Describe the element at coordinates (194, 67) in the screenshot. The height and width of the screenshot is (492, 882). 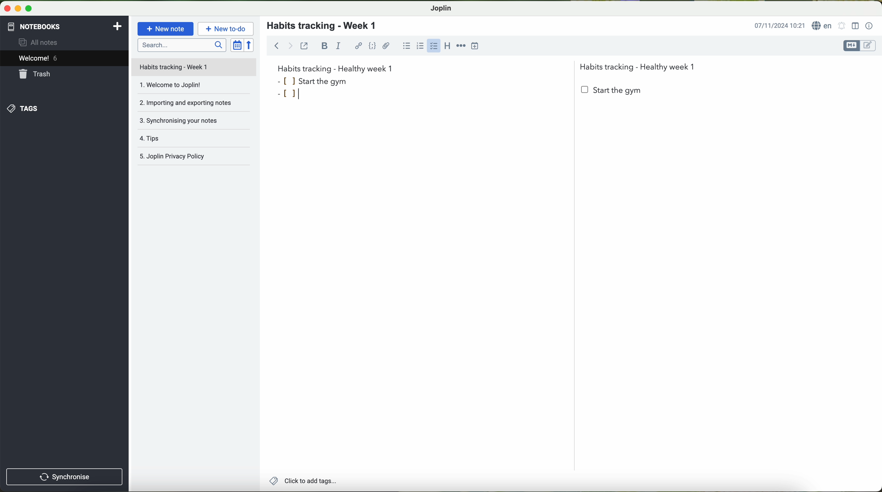
I see `file title` at that location.